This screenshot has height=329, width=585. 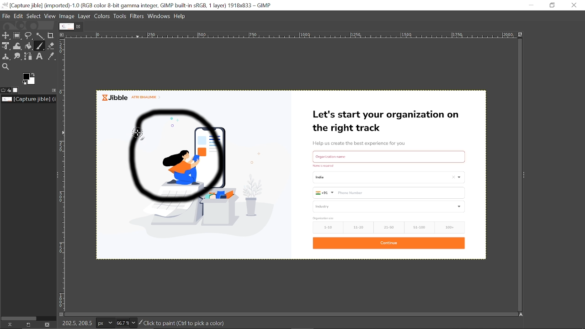 What do you see at coordinates (40, 57) in the screenshot?
I see `text tool ` at bounding box center [40, 57].